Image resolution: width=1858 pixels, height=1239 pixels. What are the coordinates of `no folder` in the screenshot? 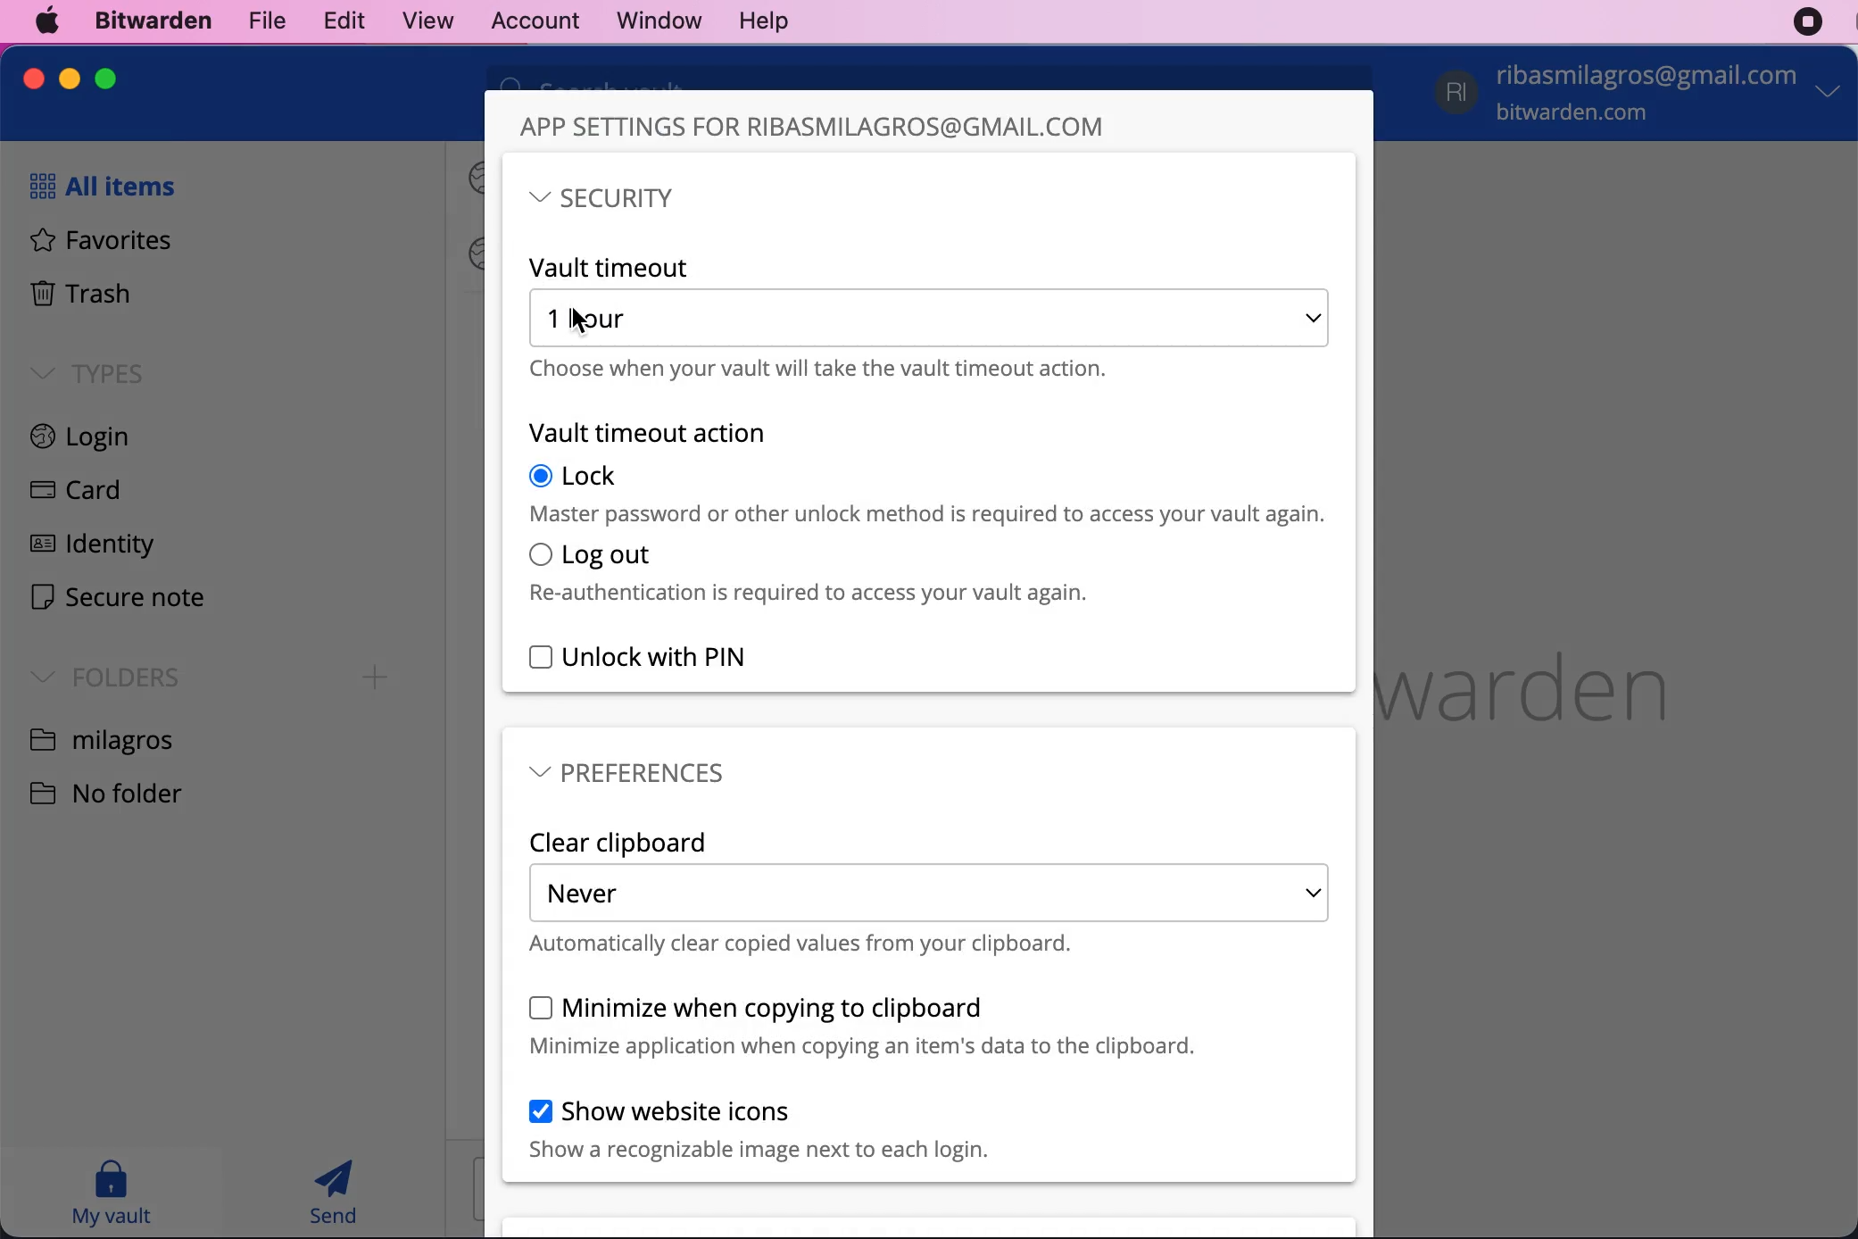 It's located at (120, 791).